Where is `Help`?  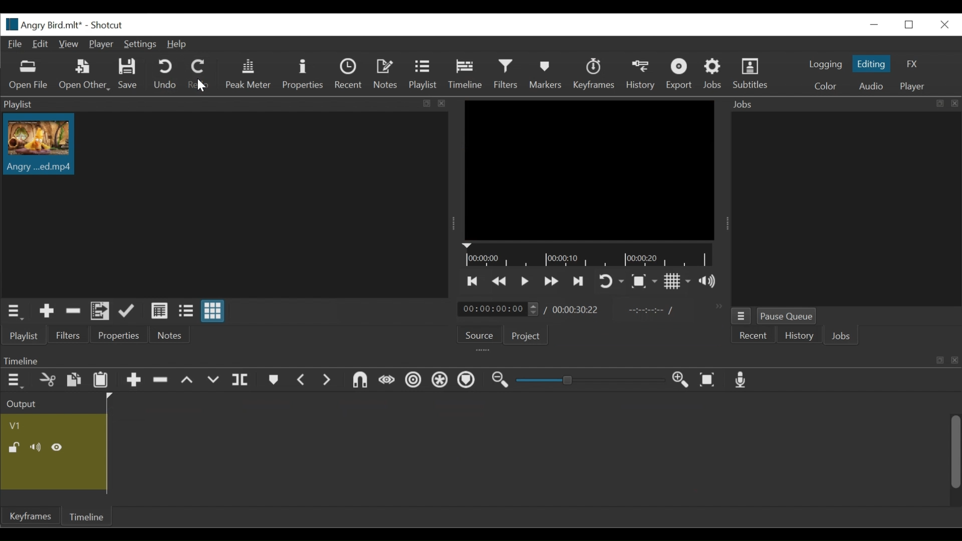 Help is located at coordinates (180, 45).